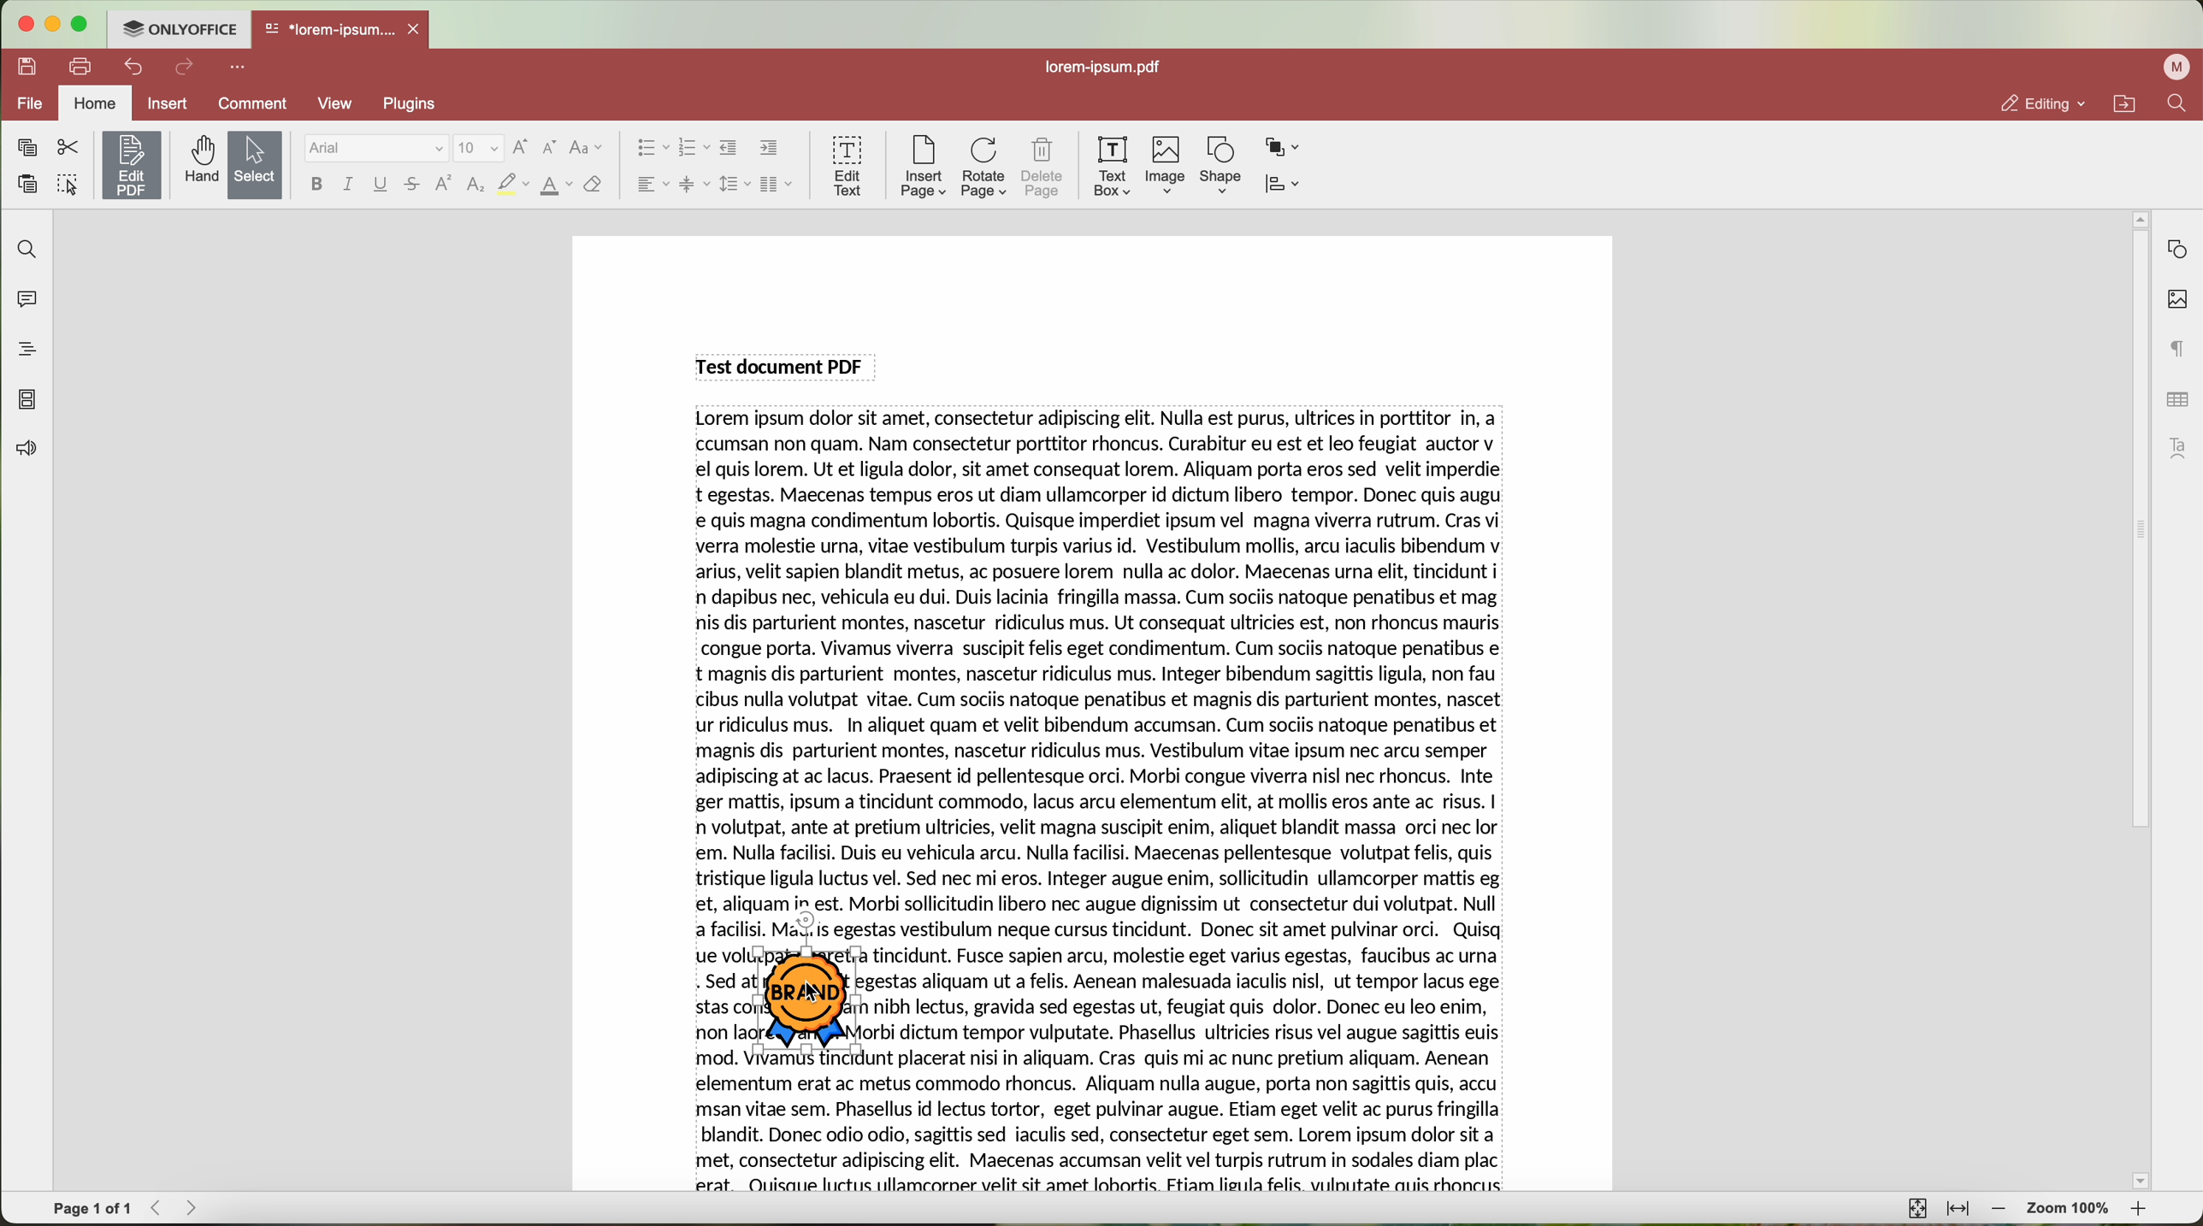 Image resolution: width=2203 pixels, height=1226 pixels. What do you see at coordinates (1999, 1209) in the screenshot?
I see `zoom out` at bounding box center [1999, 1209].